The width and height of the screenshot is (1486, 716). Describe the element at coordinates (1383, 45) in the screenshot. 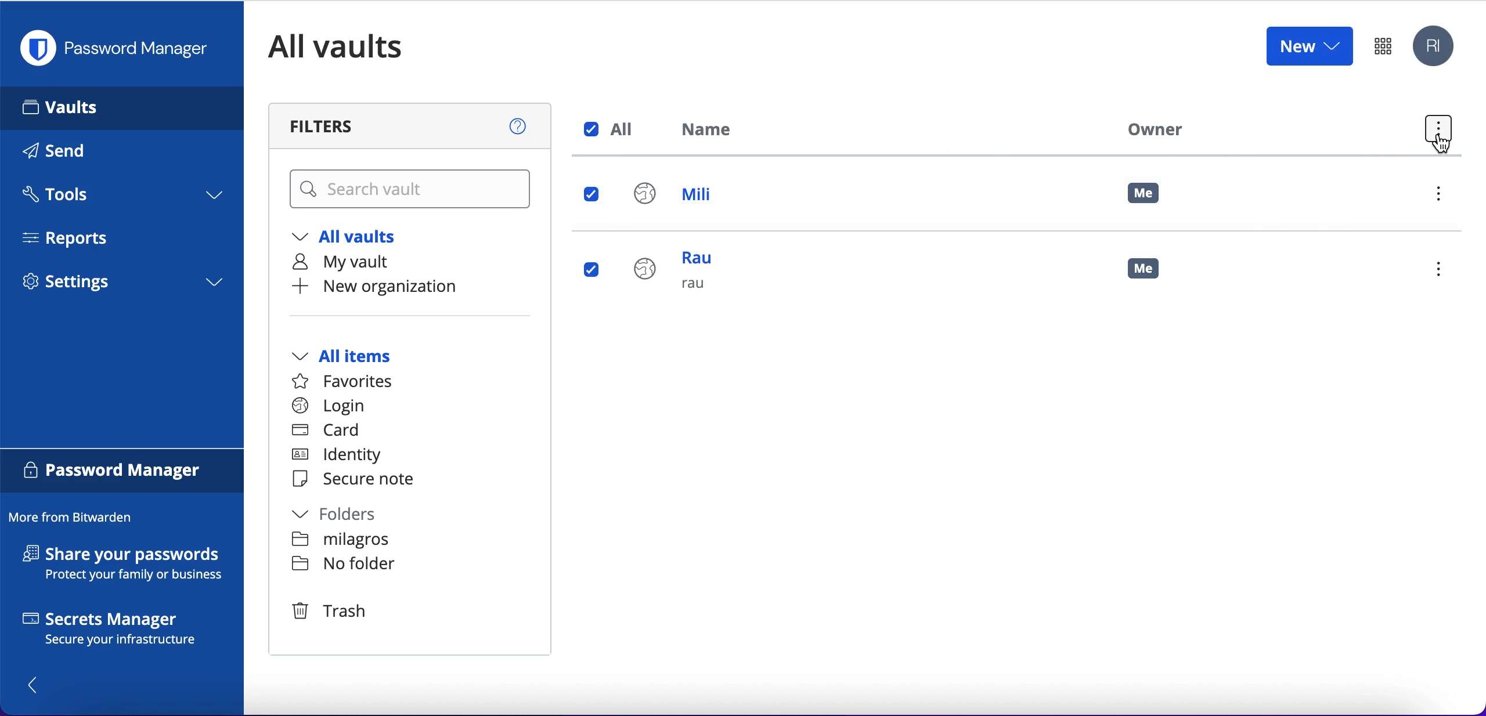

I see `password manager` at that location.